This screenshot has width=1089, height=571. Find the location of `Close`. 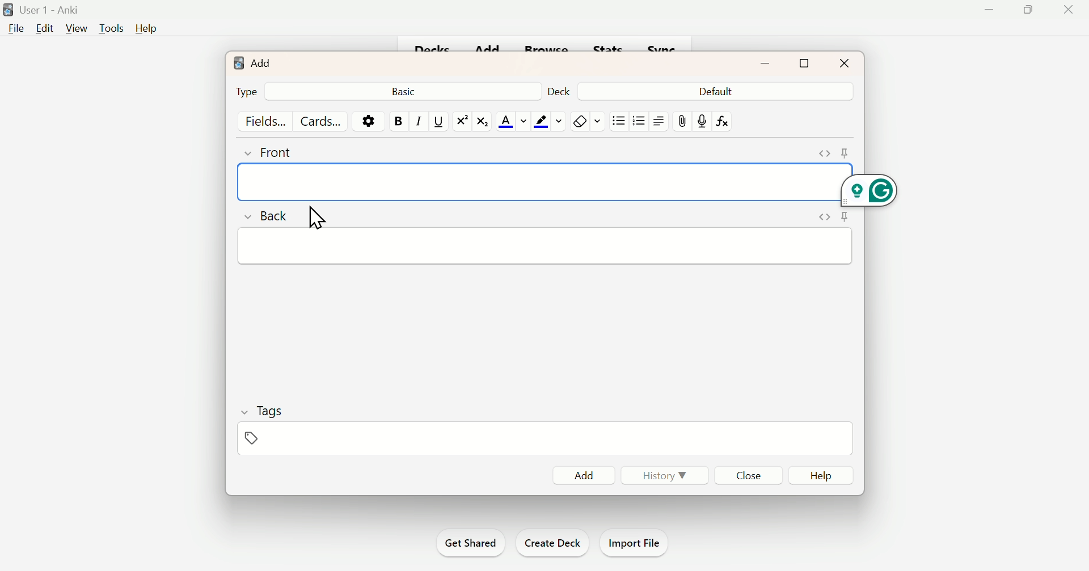

Close is located at coordinates (746, 475).